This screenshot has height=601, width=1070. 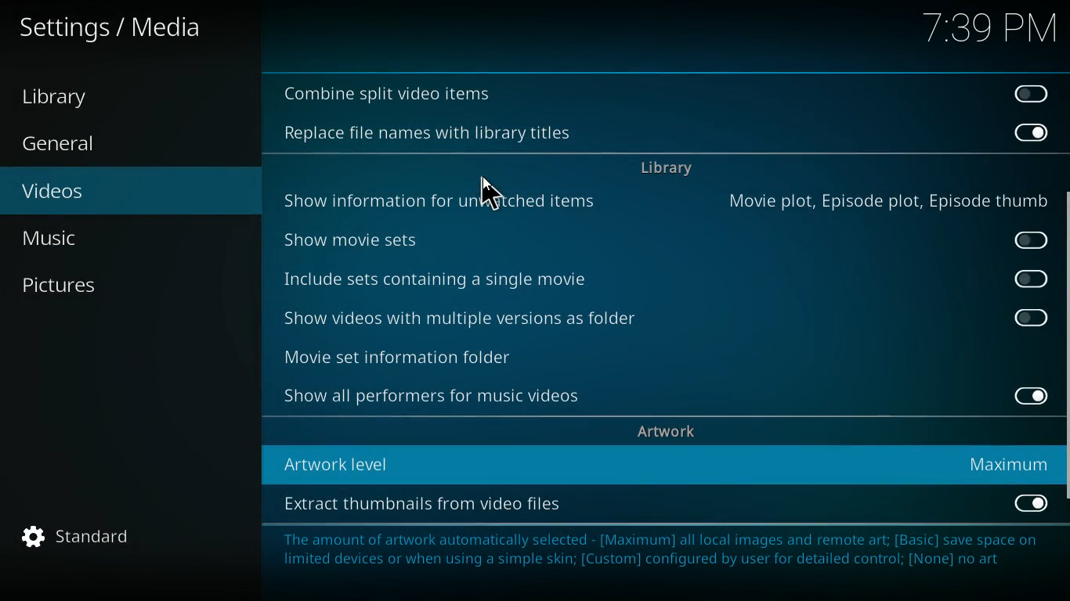 I want to click on Artwork level, so click(x=441, y=461).